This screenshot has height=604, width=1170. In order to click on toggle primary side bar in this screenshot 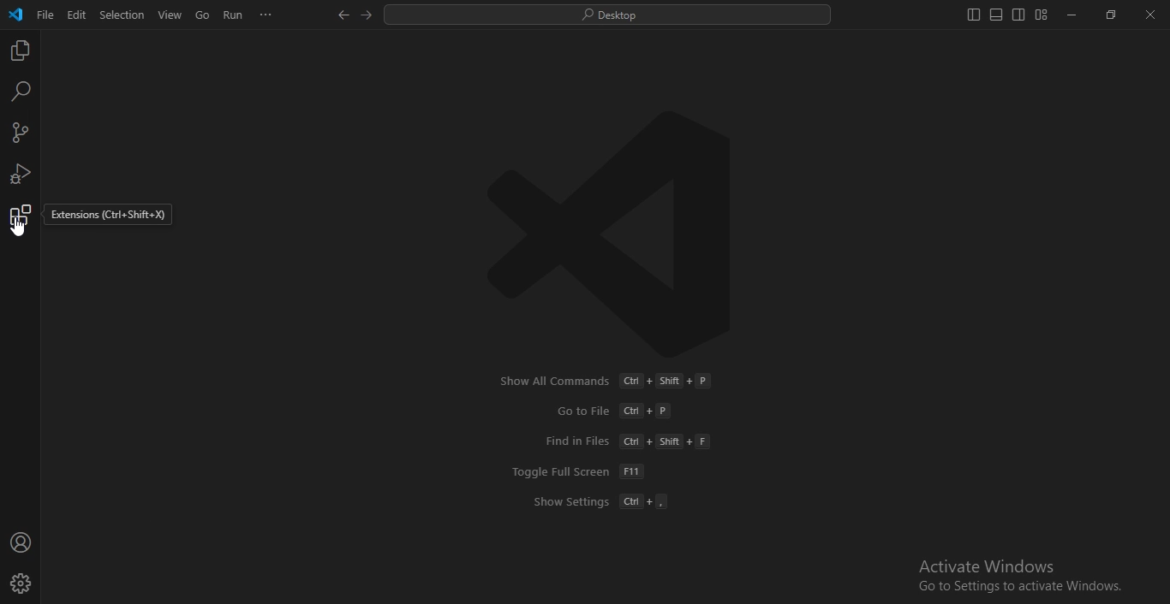, I will do `click(971, 15)`.